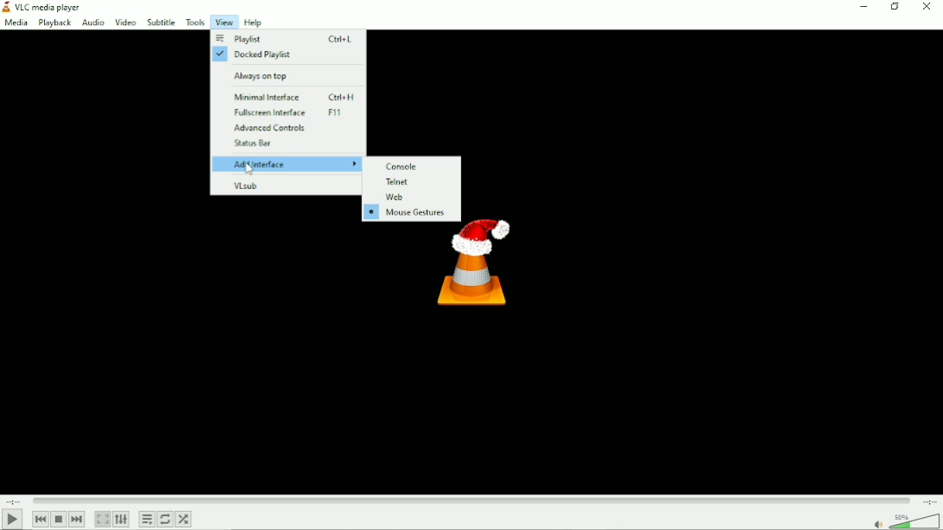 Image resolution: width=943 pixels, height=530 pixels. What do you see at coordinates (16, 24) in the screenshot?
I see `Media` at bounding box center [16, 24].